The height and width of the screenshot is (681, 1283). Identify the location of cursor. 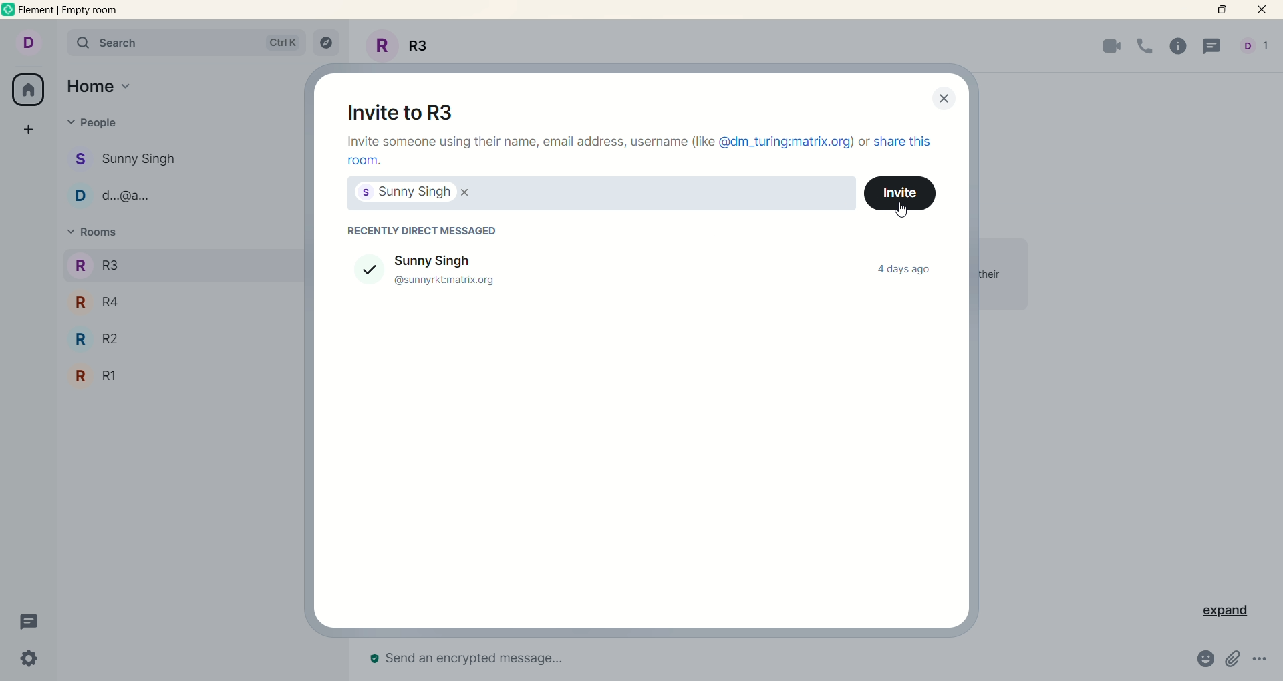
(897, 210).